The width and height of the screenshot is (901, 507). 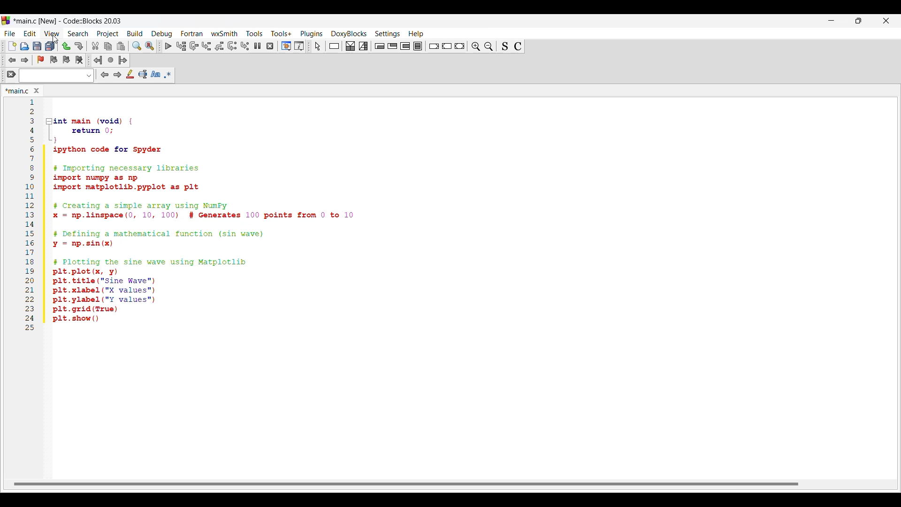 I want to click on Close, so click(x=37, y=91).